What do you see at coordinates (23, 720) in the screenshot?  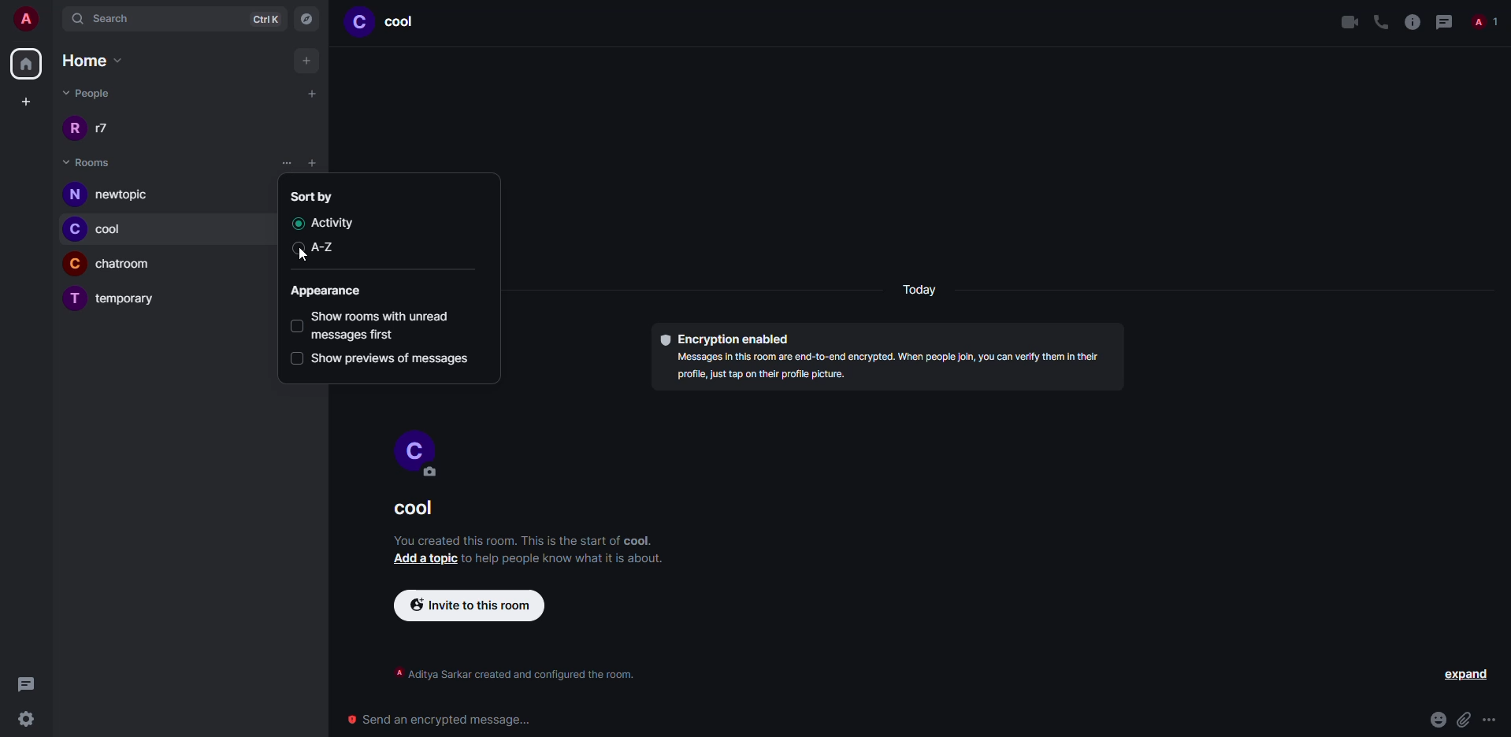 I see `settings` at bounding box center [23, 720].